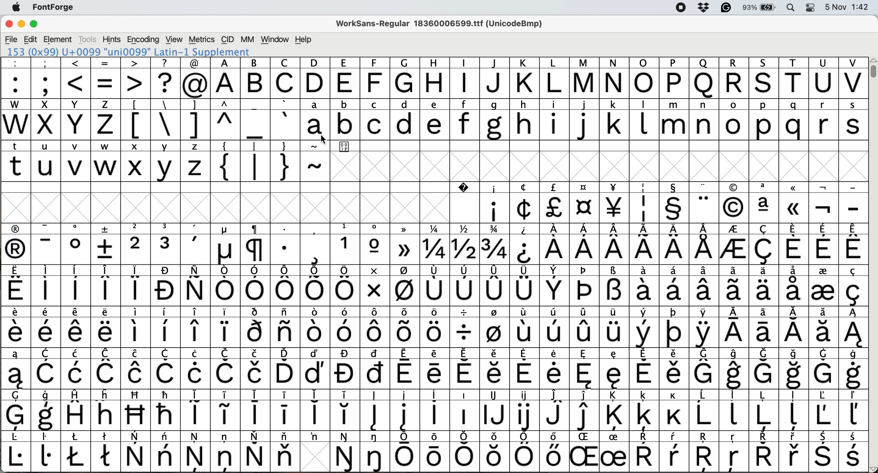 The image size is (878, 473). Describe the element at coordinates (45, 286) in the screenshot. I see `symbol` at that location.